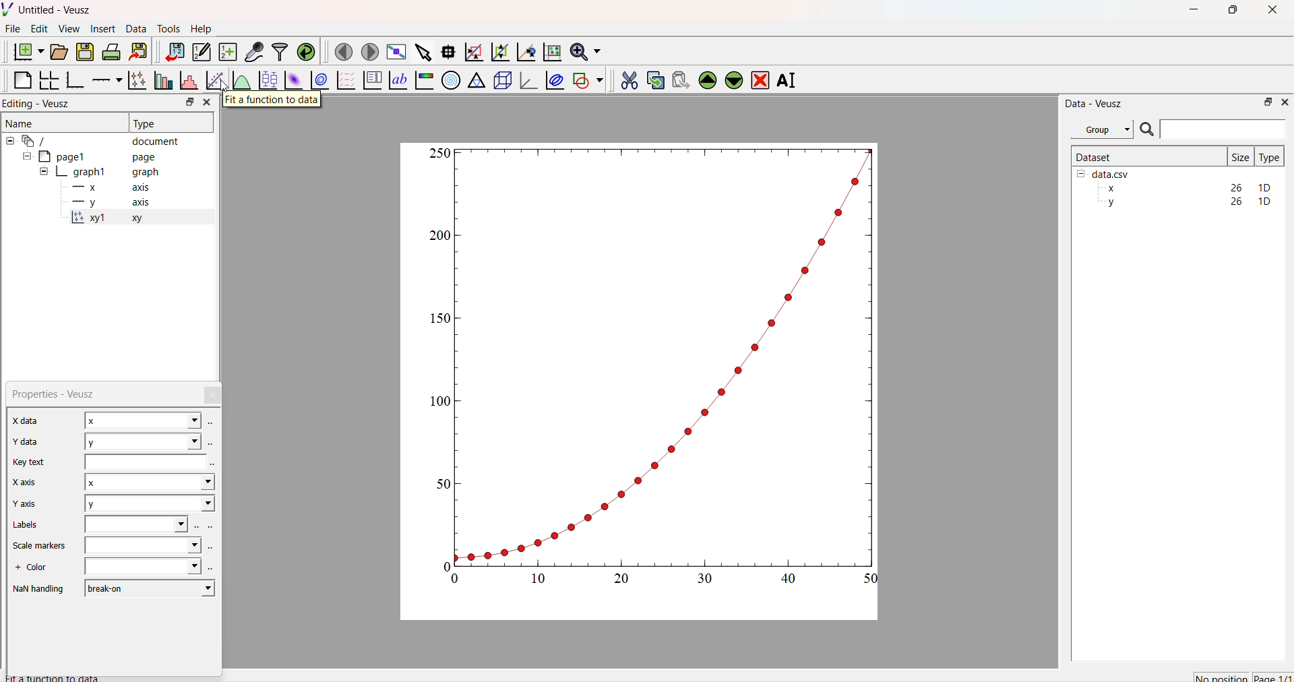 This screenshot has width=1294, height=682. I want to click on Properties - Veusz, so click(57, 394).